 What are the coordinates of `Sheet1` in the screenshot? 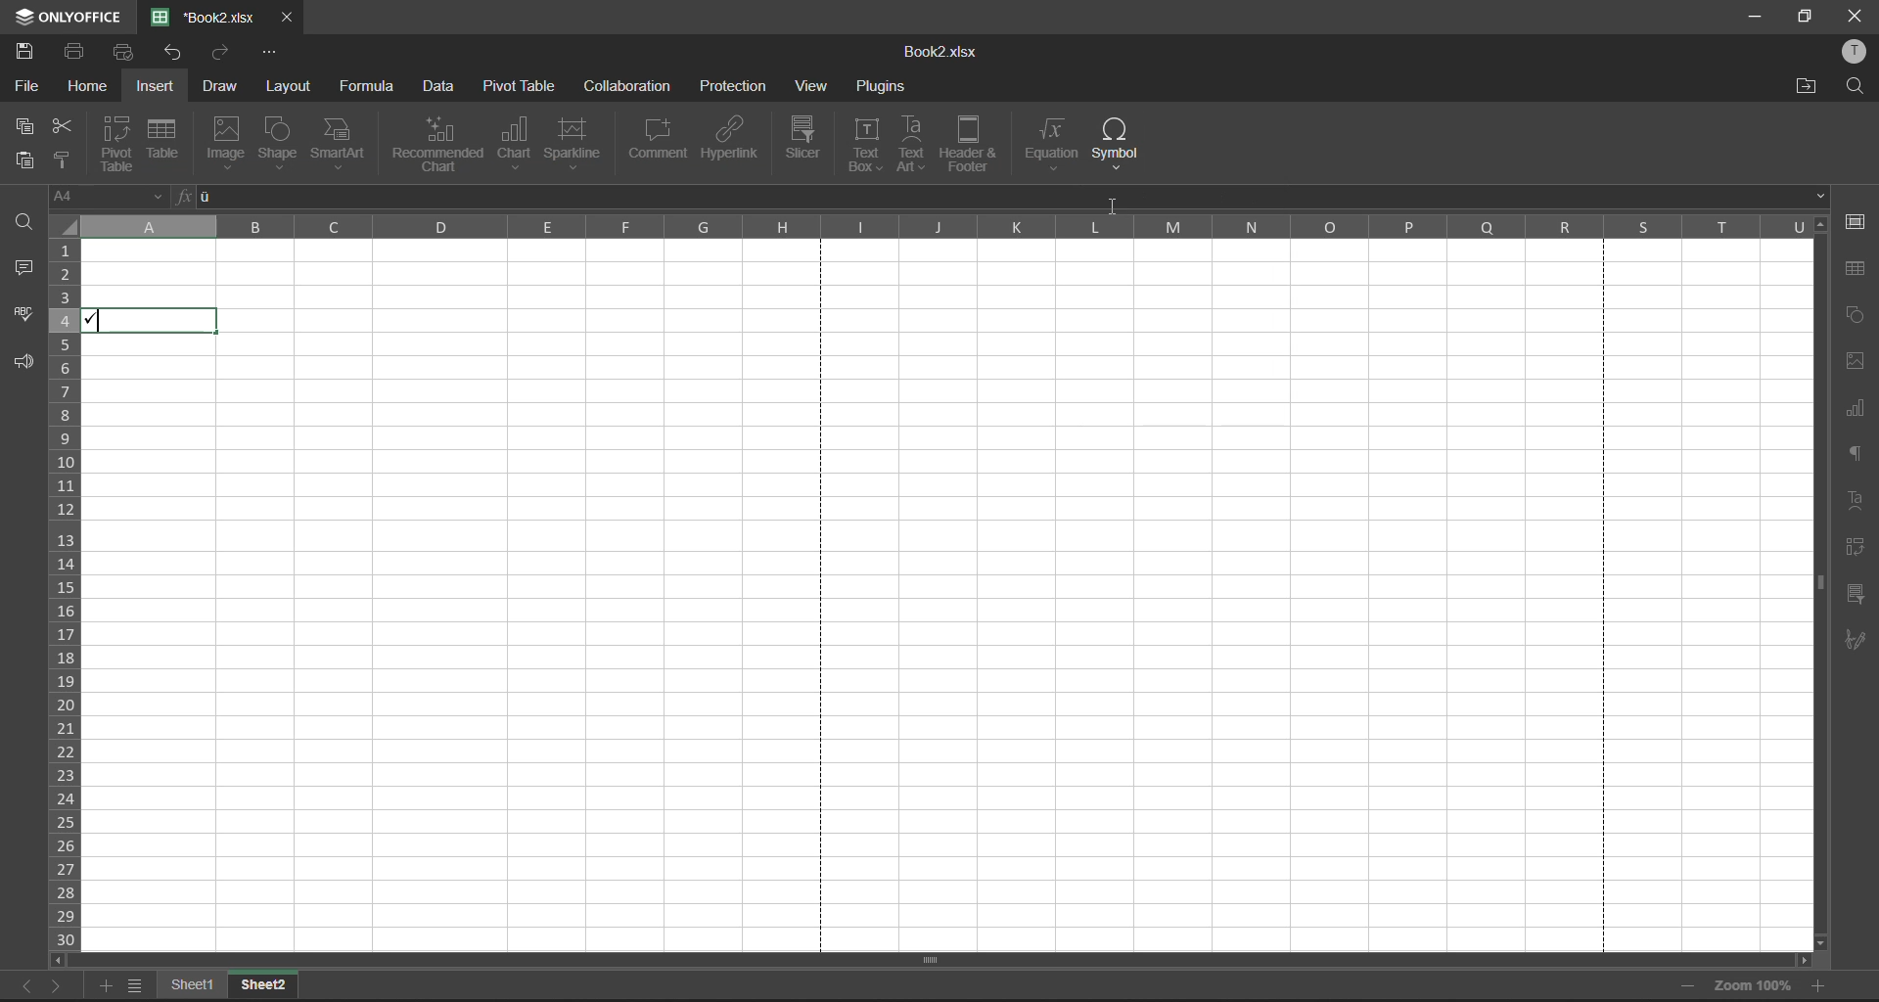 It's located at (192, 984).